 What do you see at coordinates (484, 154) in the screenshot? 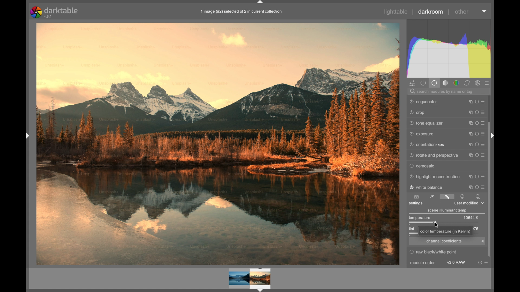
I see `presets` at bounding box center [484, 154].